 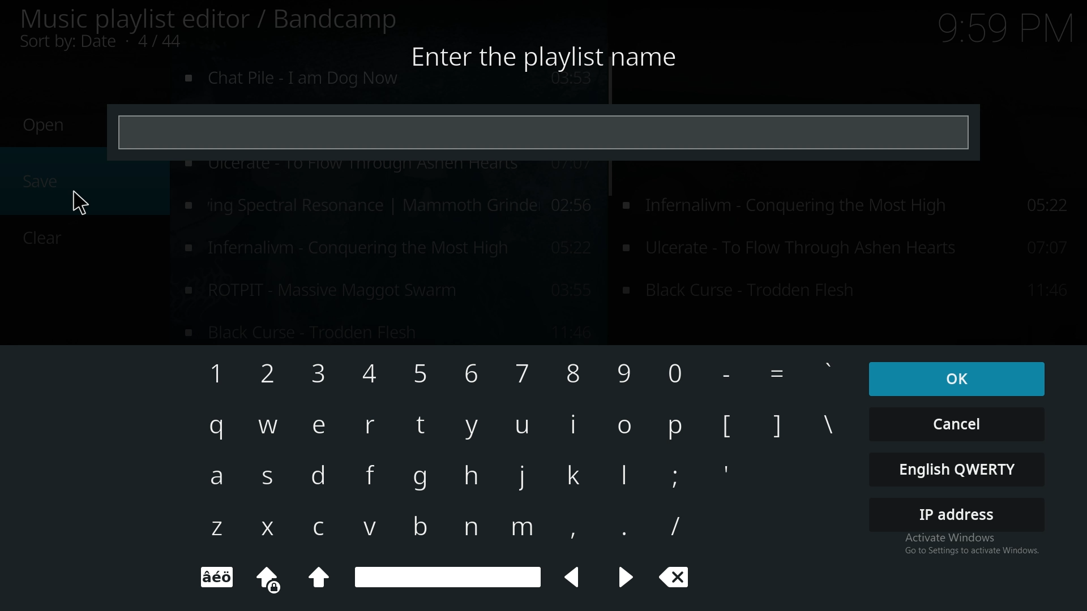 I want to click on keyboard input, so click(x=570, y=530).